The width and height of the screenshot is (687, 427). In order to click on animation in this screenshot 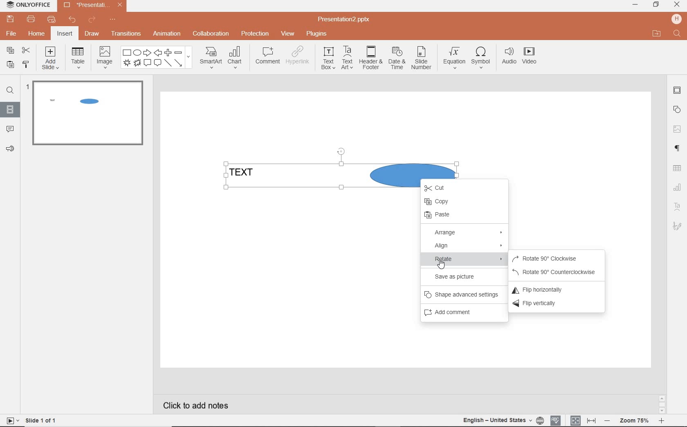, I will do `click(166, 34)`.